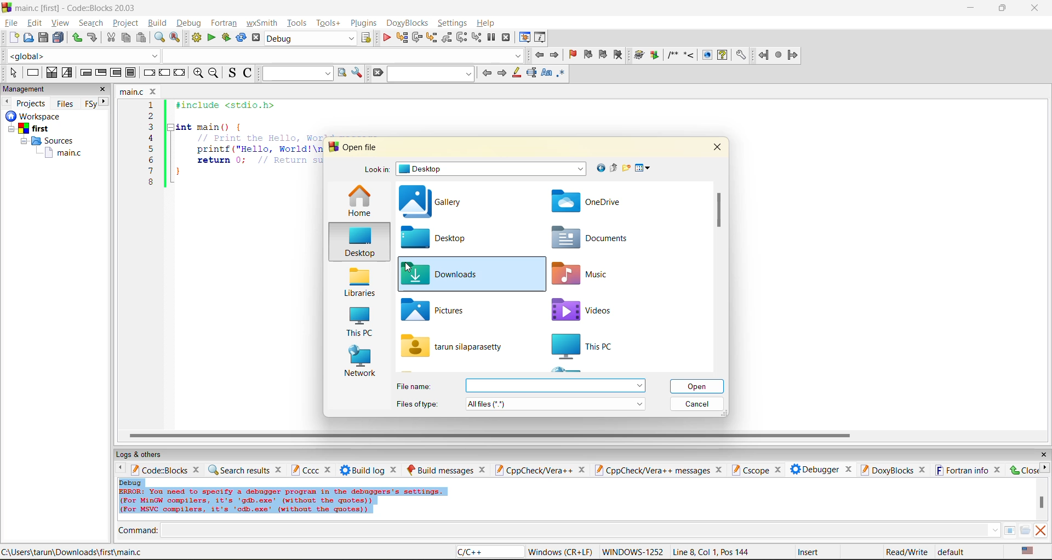 Image resolution: width=1052 pixels, height=560 pixels. What do you see at coordinates (706, 55) in the screenshot?
I see `show` at bounding box center [706, 55].